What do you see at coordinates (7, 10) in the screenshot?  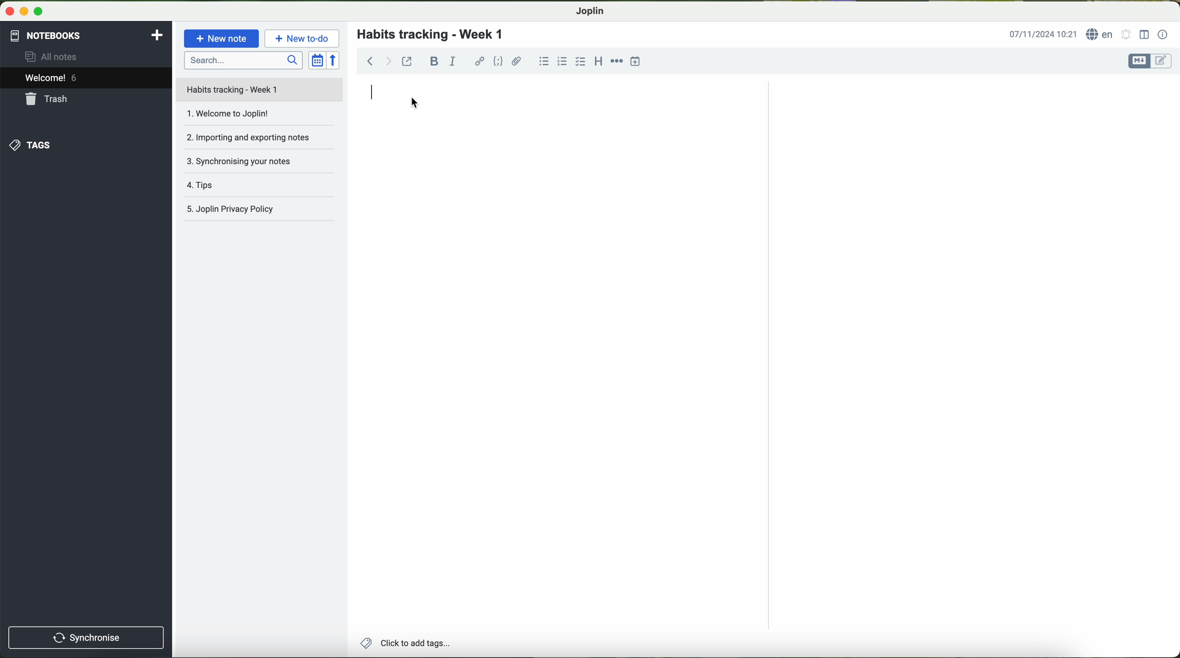 I see `close` at bounding box center [7, 10].